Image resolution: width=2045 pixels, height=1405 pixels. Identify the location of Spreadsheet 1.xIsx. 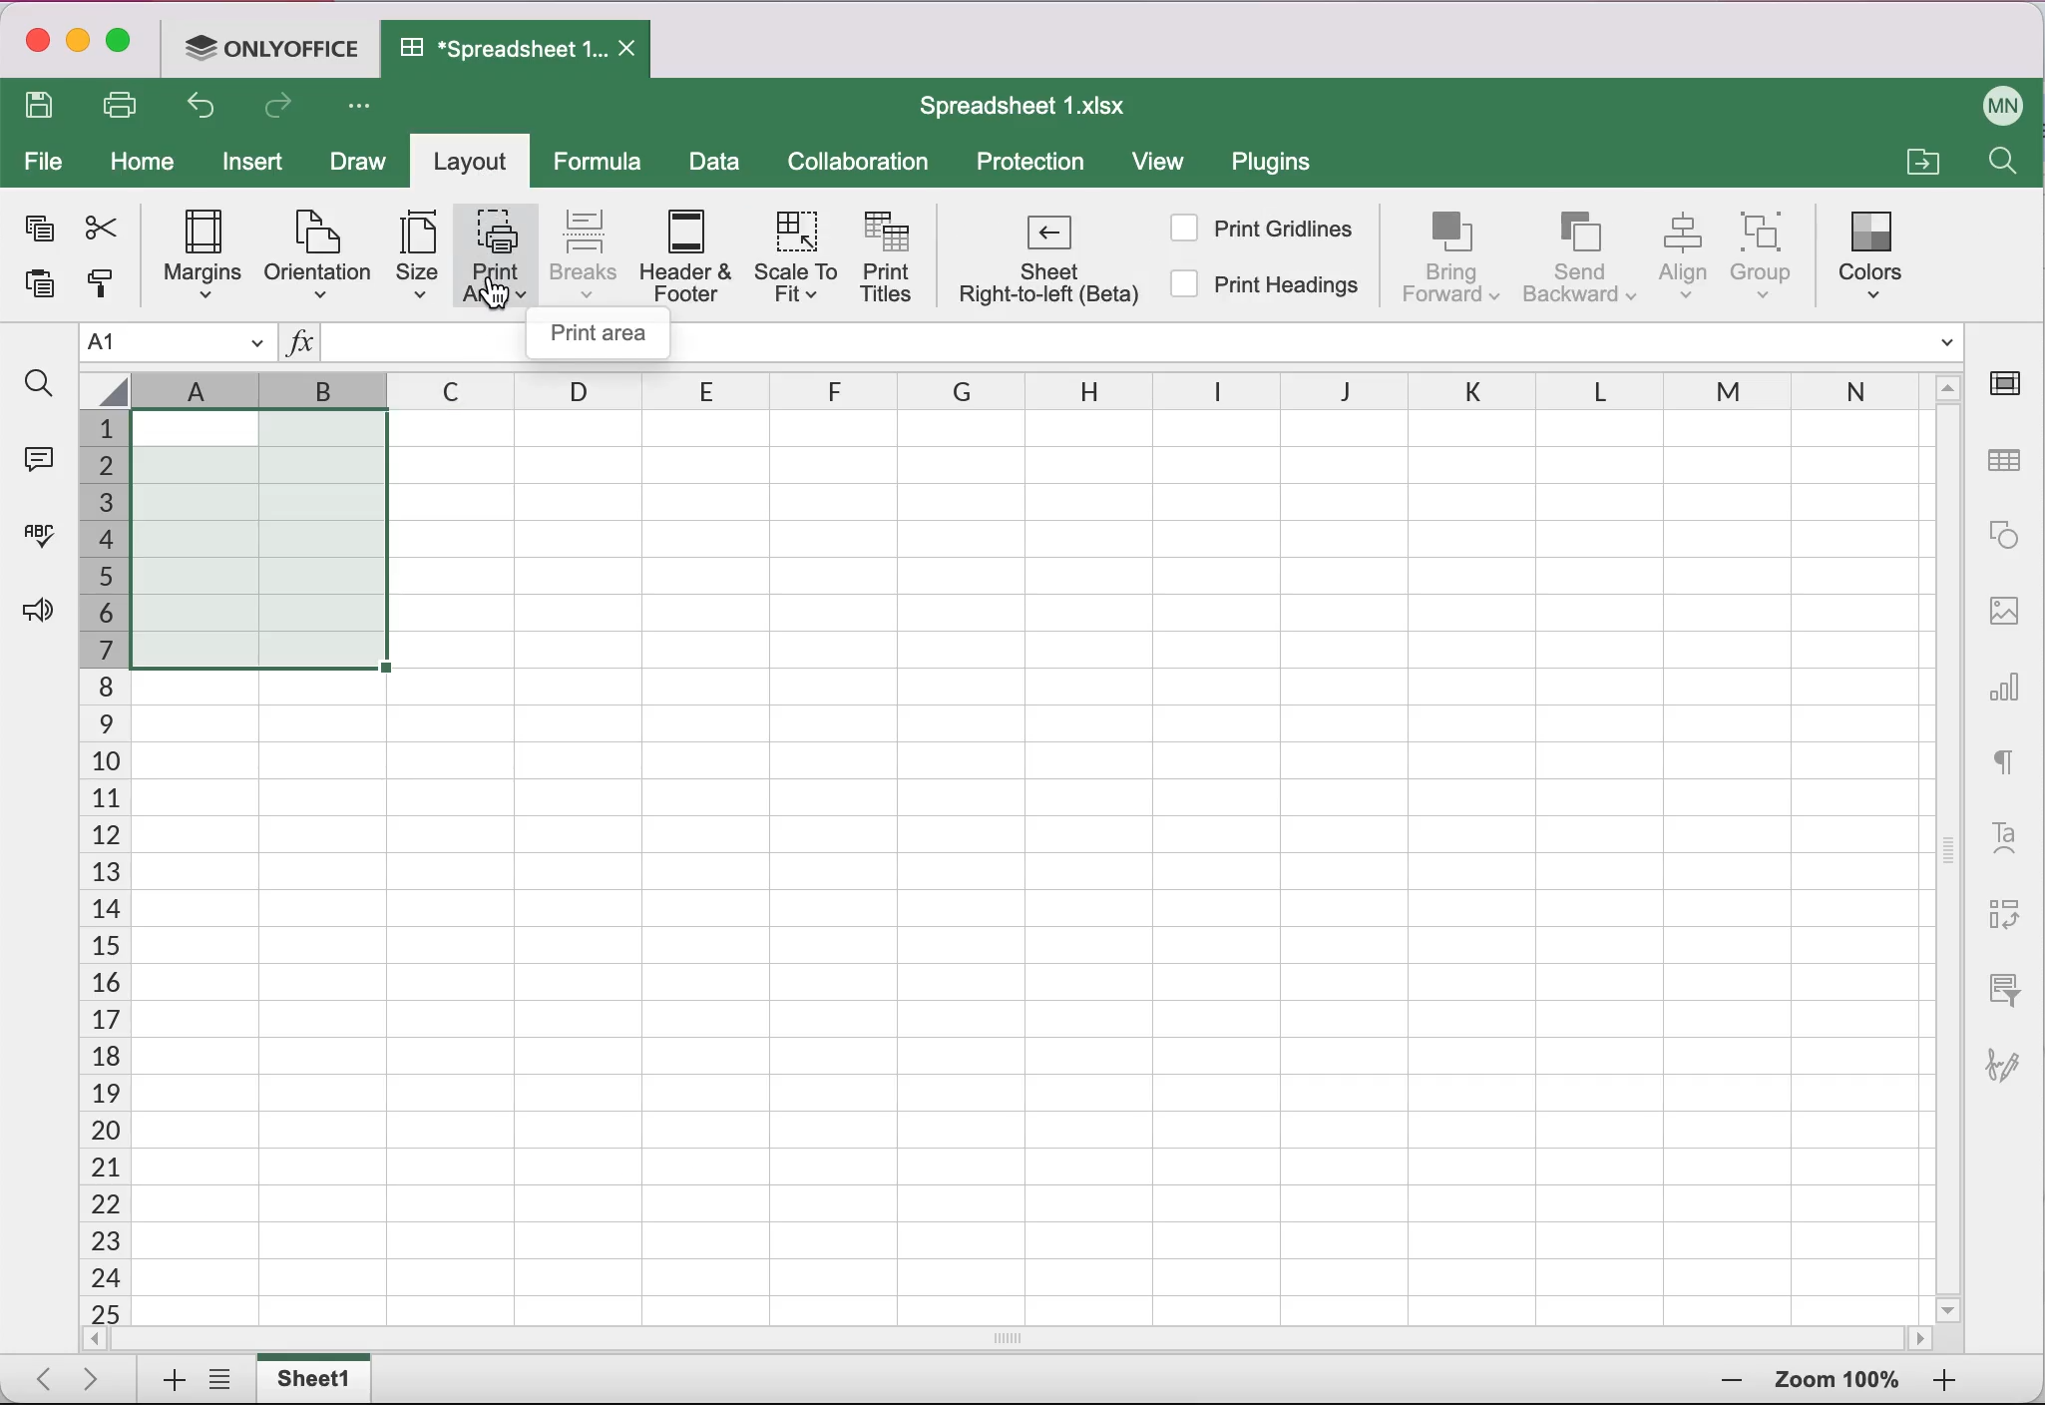
(1035, 106).